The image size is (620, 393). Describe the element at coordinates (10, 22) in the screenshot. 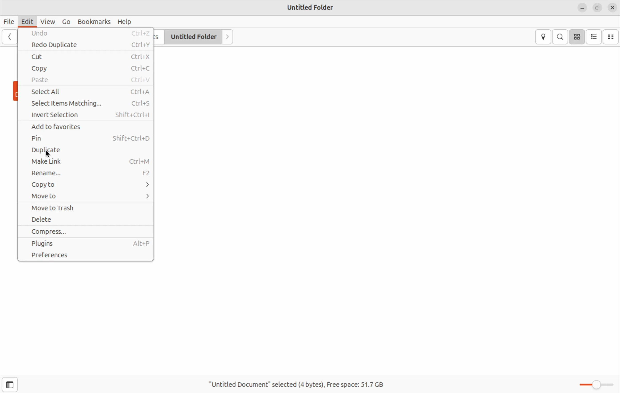

I see `File` at that location.